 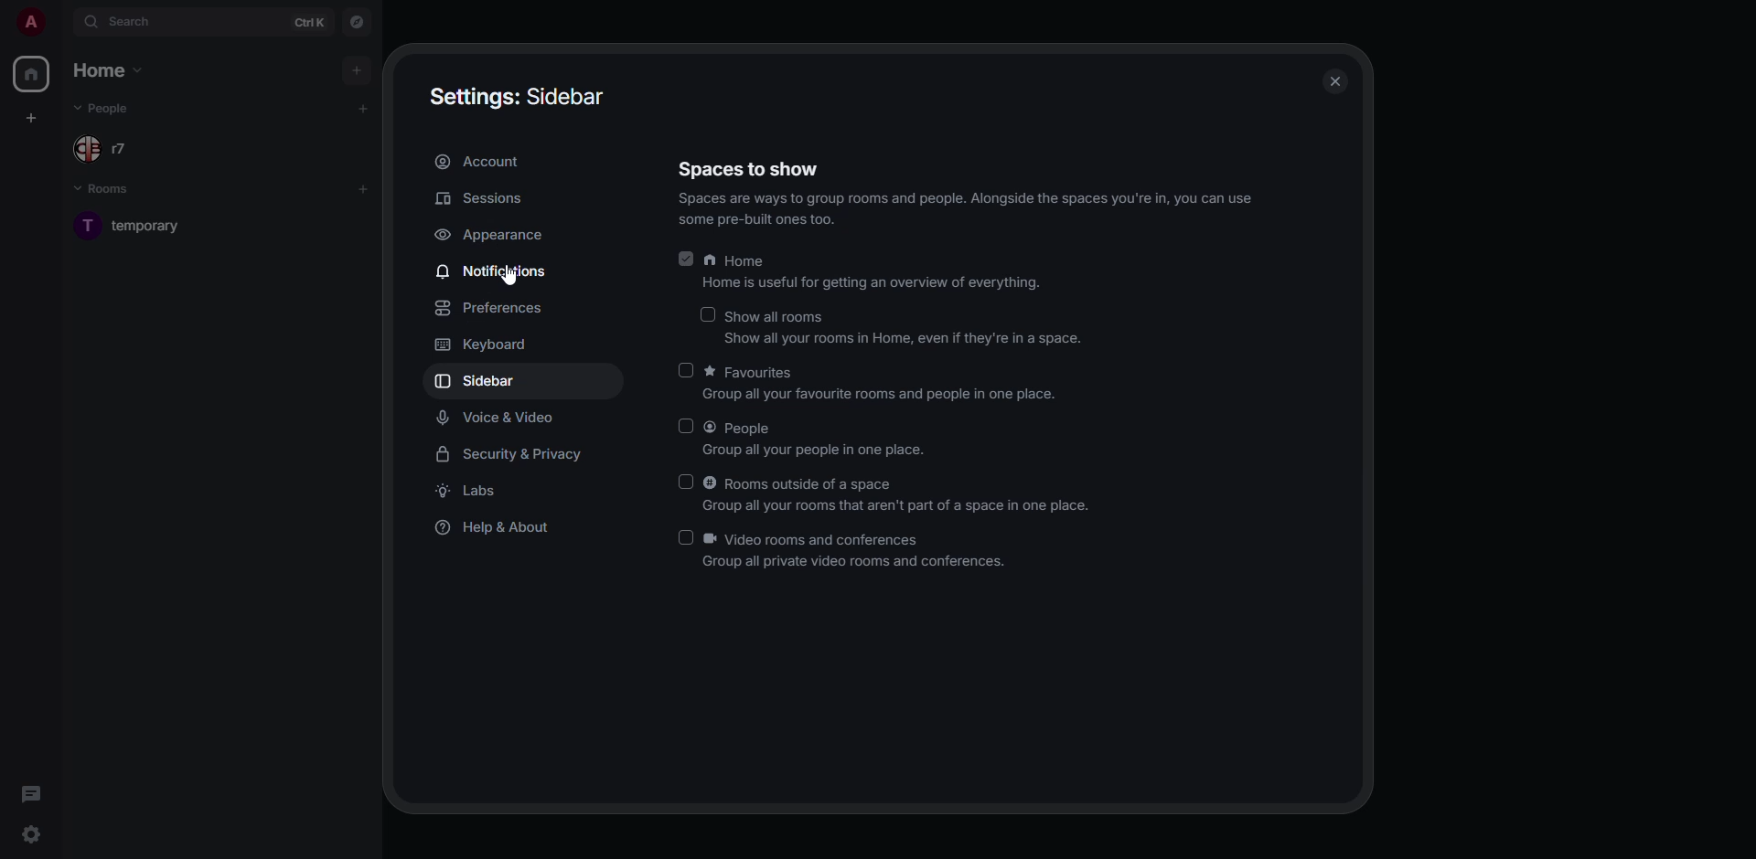 I want to click on click to enable, so click(x=684, y=536).